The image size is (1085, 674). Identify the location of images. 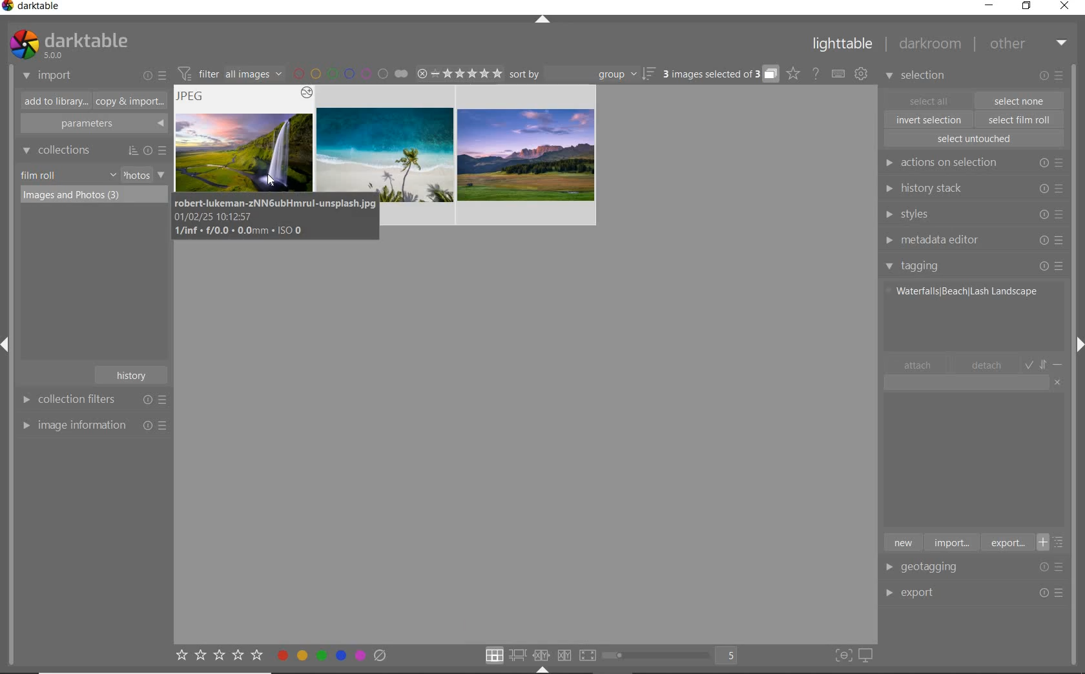
(386, 122).